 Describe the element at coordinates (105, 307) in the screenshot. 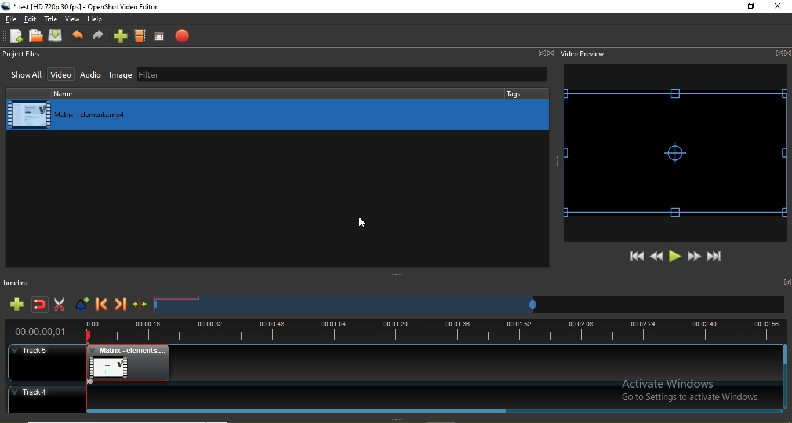

I see `Previous marker` at that location.